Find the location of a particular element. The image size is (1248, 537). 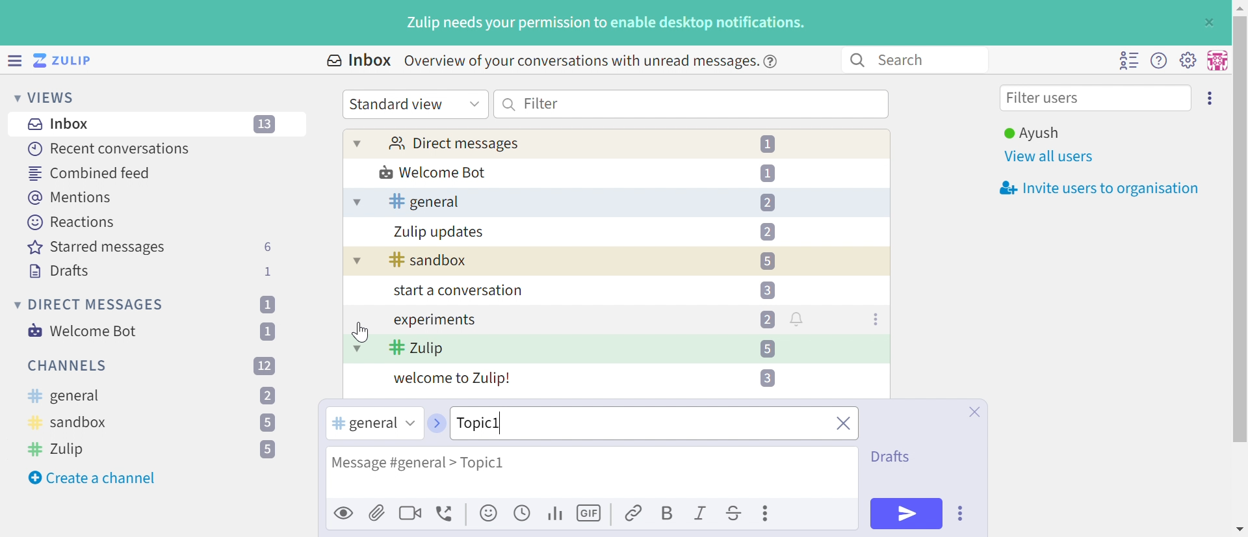

#general is located at coordinates (362, 424).